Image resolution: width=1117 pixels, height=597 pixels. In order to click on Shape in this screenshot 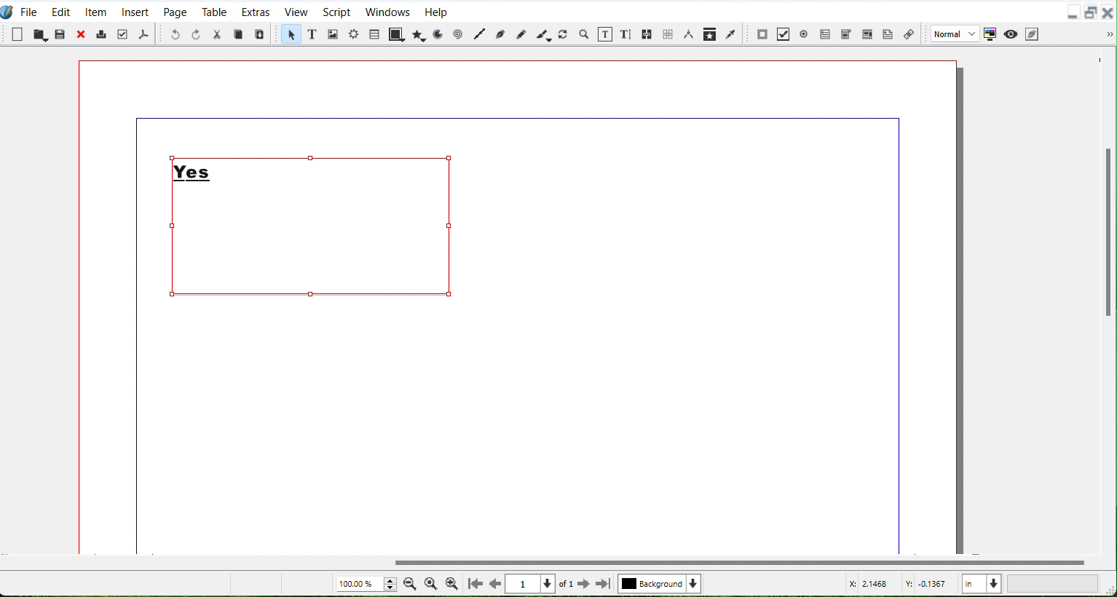, I will do `click(395, 35)`.